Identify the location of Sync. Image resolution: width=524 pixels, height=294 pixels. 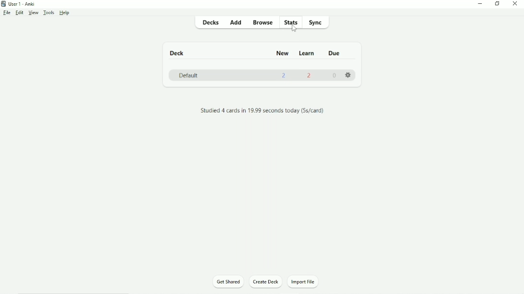
(318, 23).